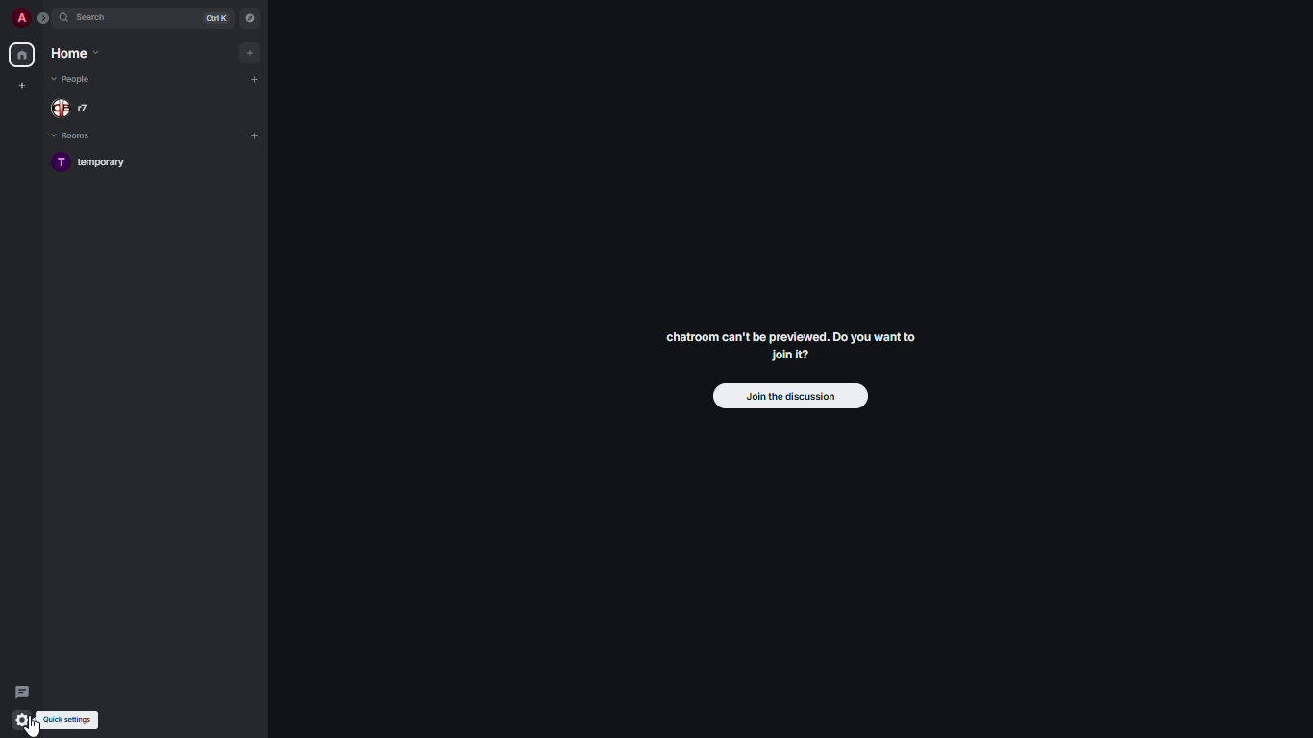 The width and height of the screenshot is (1313, 738). Describe the element at coordinates (217, 17) in the screenshot. I see `ctrl K` at that location.